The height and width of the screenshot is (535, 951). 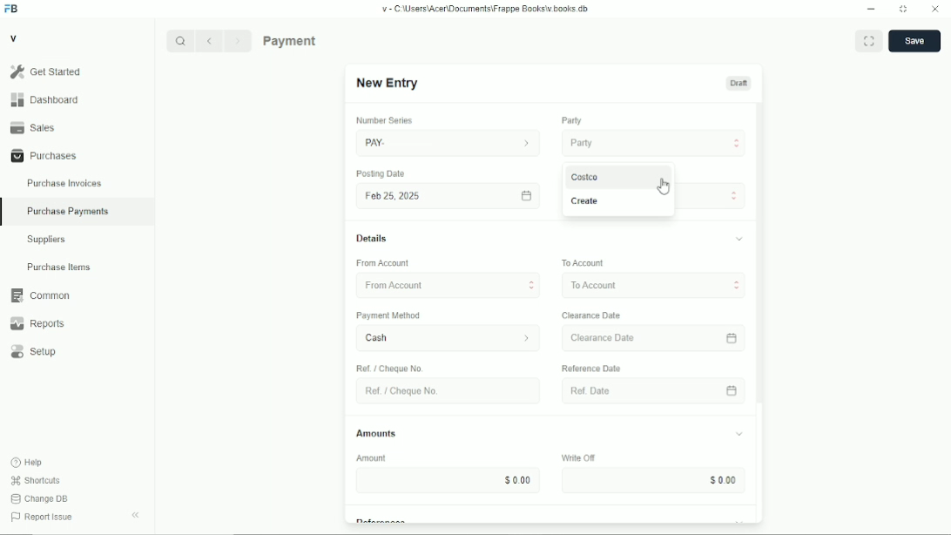 What do you see at coordinates (651, 286) in the screenshot?
I see `To Account` at bounding box center [651, 286].